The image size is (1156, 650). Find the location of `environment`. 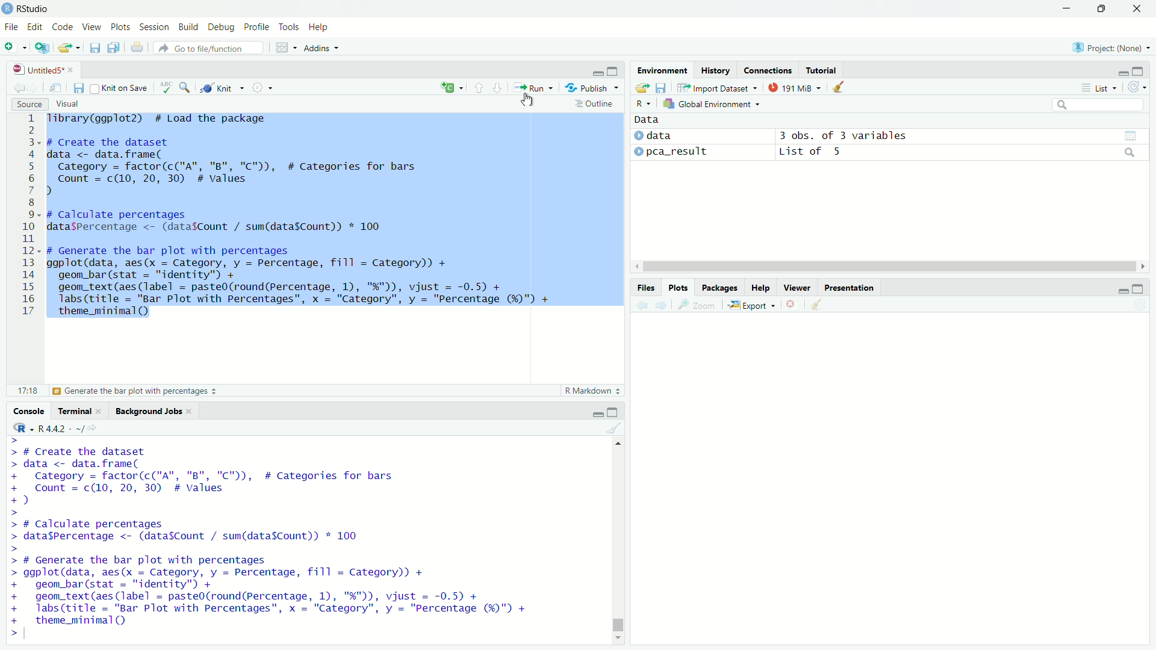

environment is located at coordinates (663, 70).